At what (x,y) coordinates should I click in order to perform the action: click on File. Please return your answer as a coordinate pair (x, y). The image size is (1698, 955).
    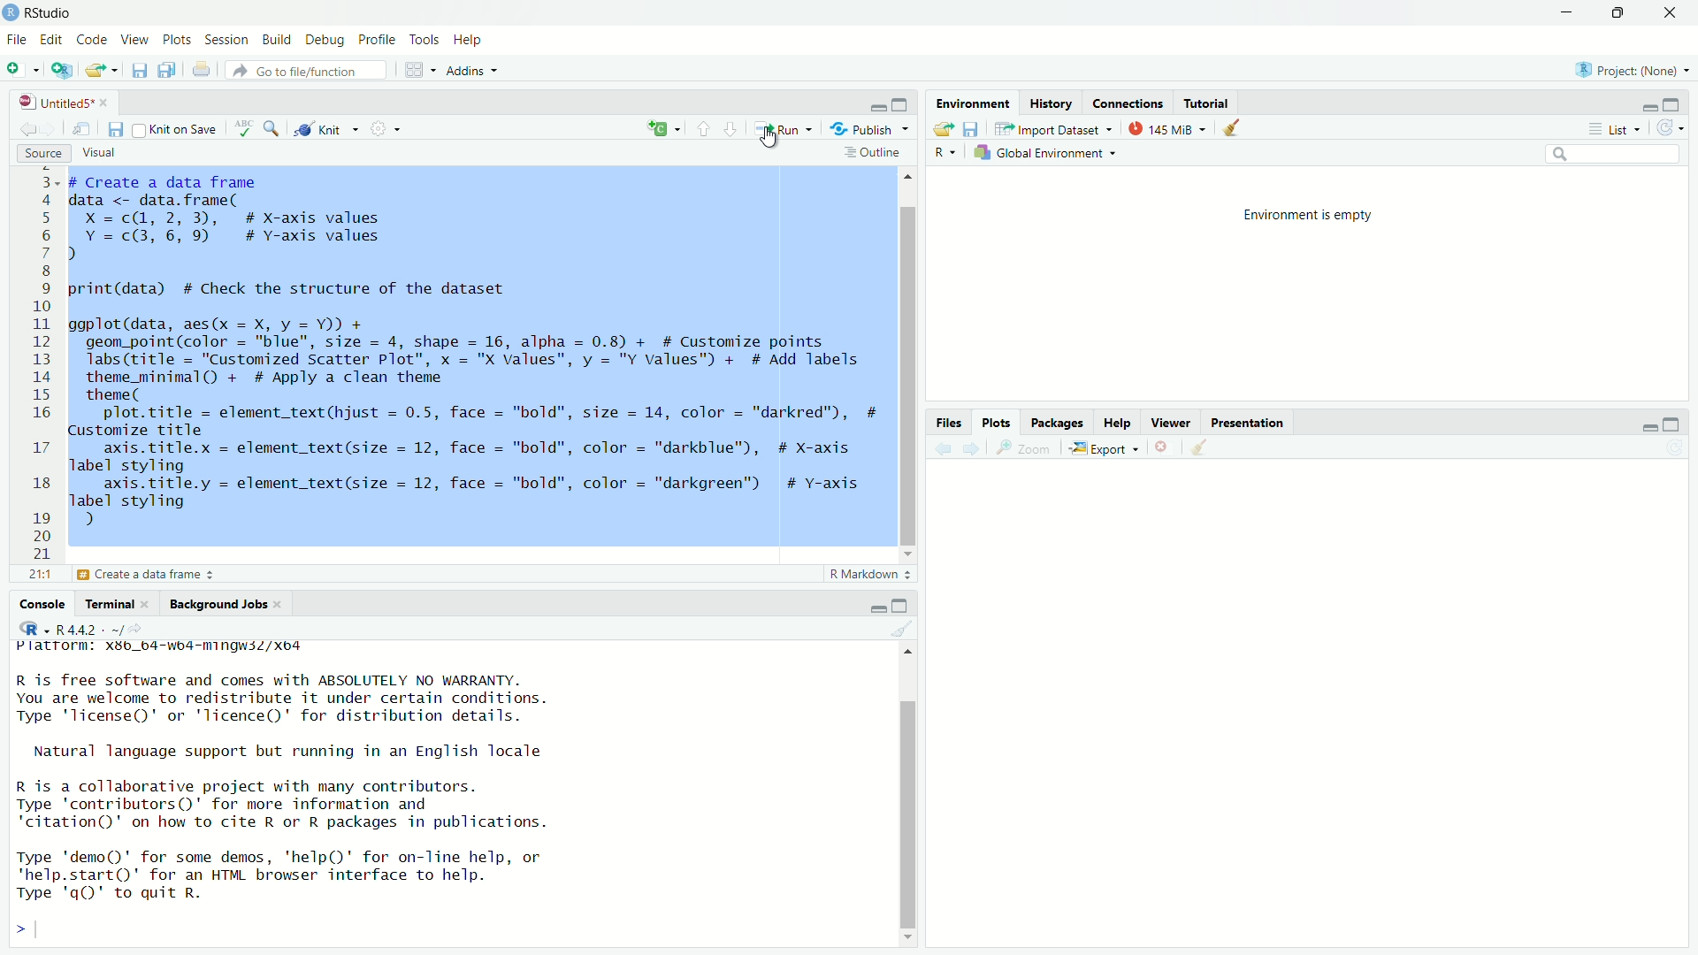
    Looking at the image, I should click on (15, 39).